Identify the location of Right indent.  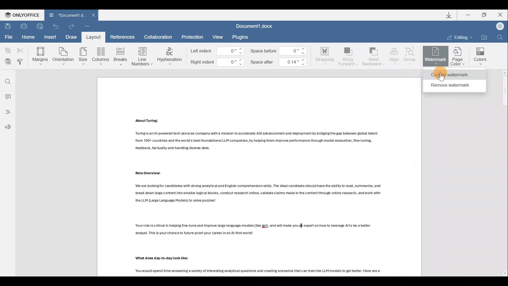
(219, 63).